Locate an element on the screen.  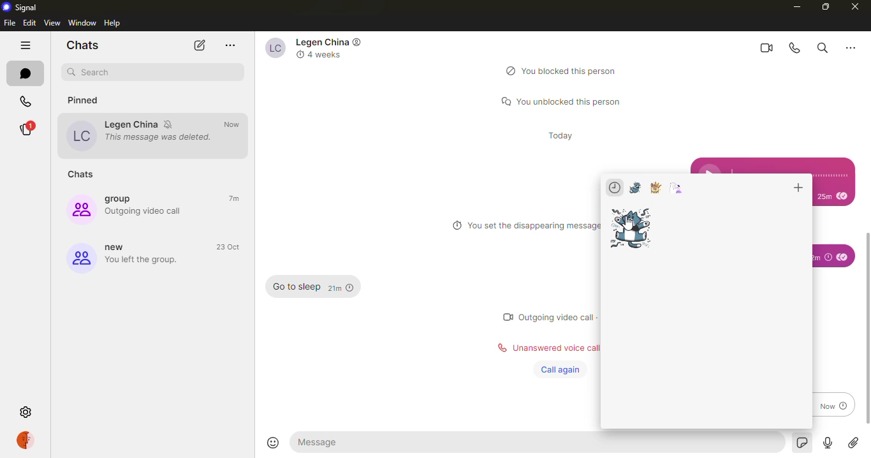
help is located at coordinates (113, 23).